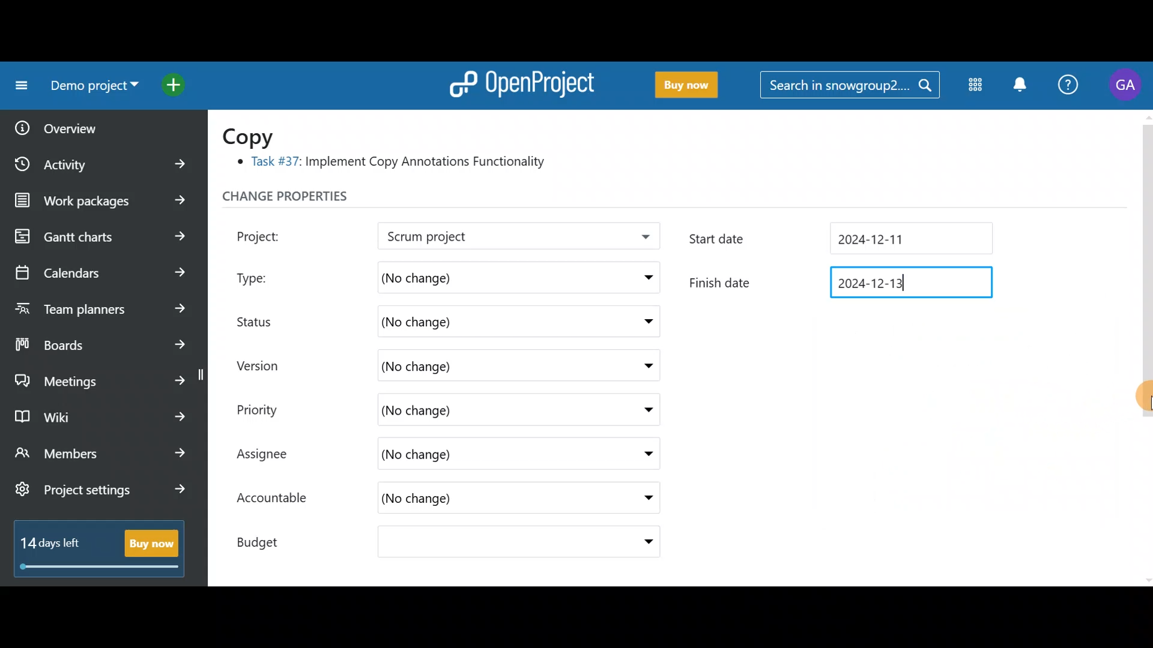 This screenshot has height=648, width=1153. I want to click on Overview, so click(91, 124).